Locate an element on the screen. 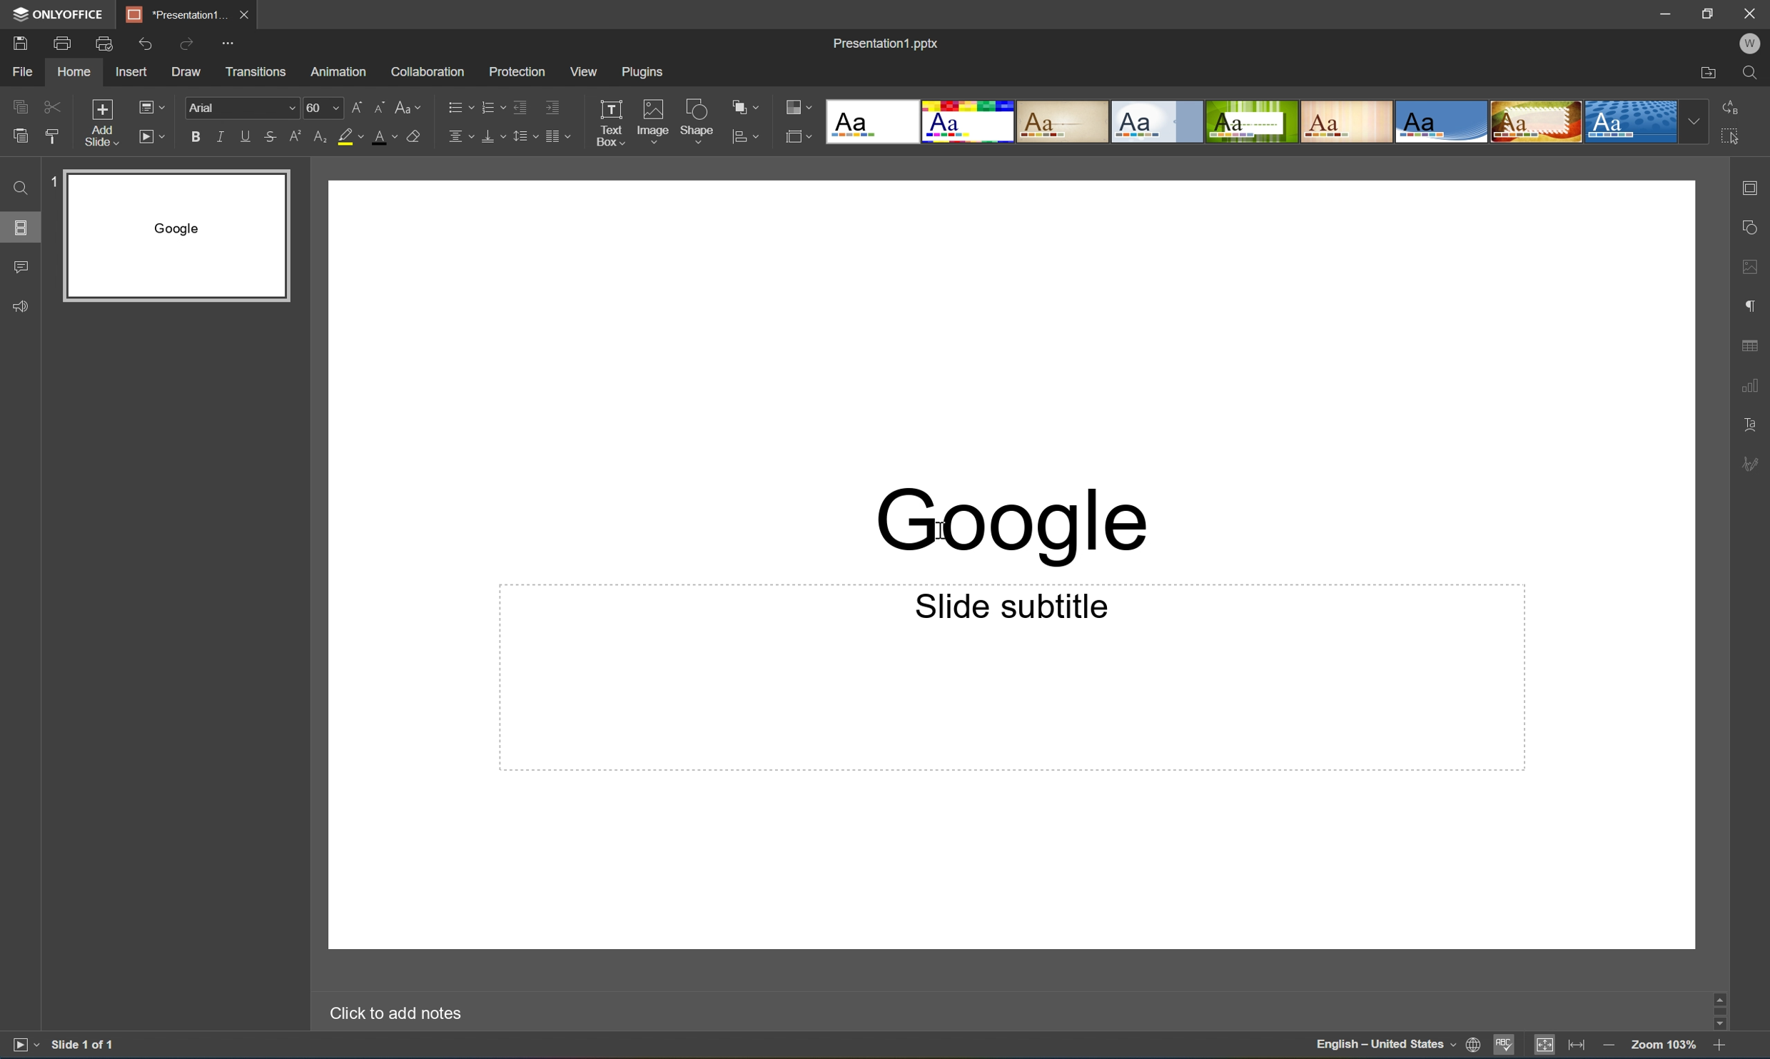 The width and height of the screenshot is (1770, 1059). Underline is located at coordinates (249, 138).